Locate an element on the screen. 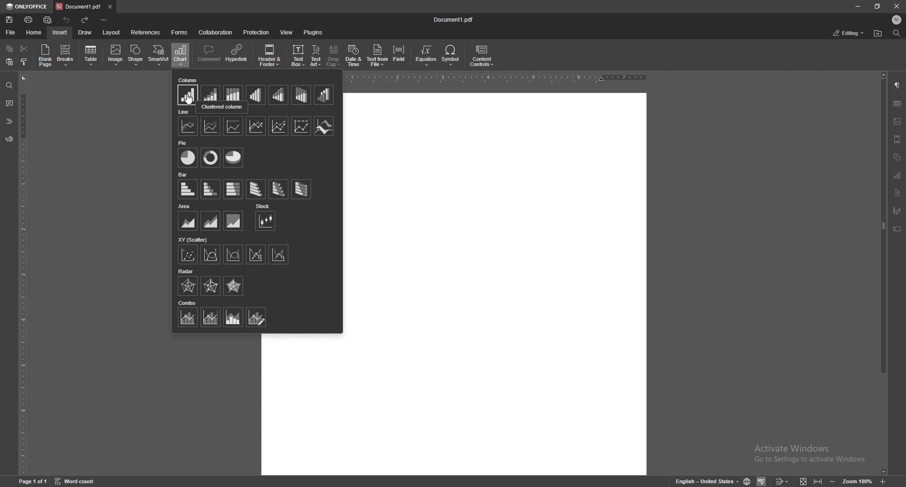 The height and width of the screenshot is (487, 906). protection is located at coordinates (256, 32).